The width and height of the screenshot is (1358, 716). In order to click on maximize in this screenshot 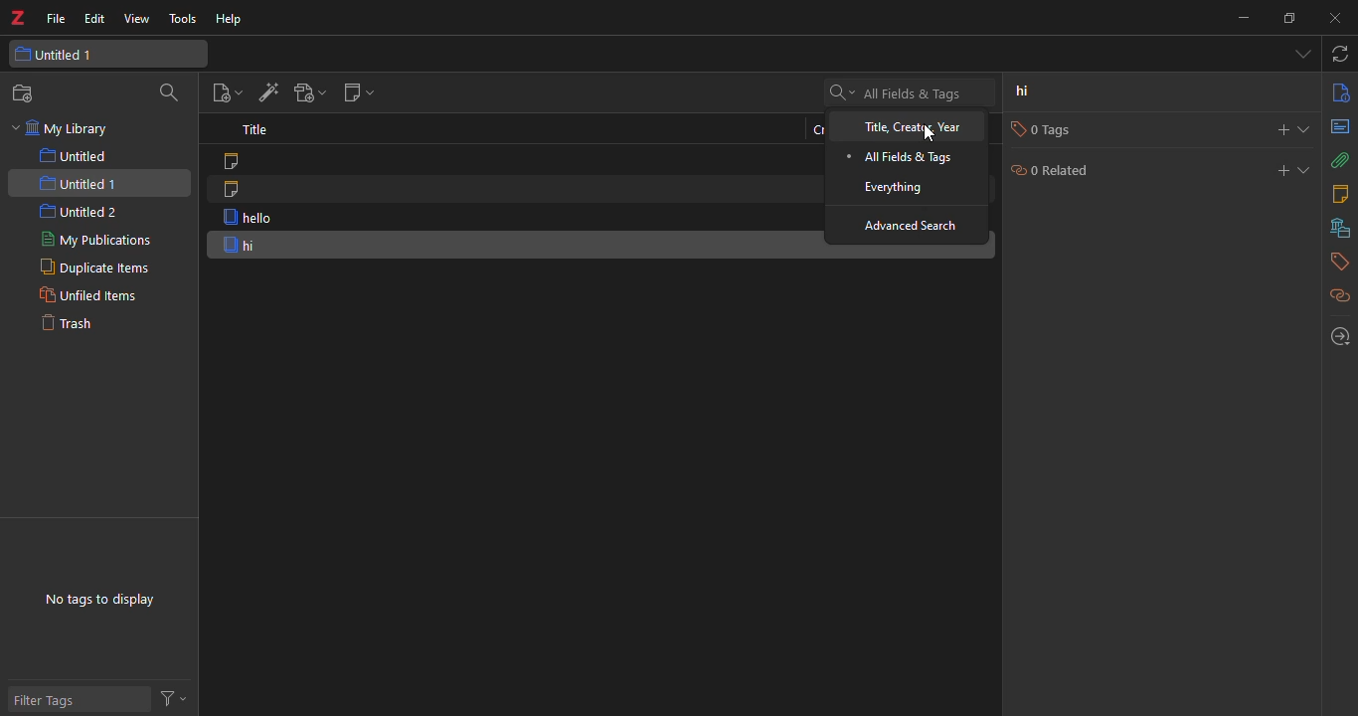, I will do `click(1287, 19)`.